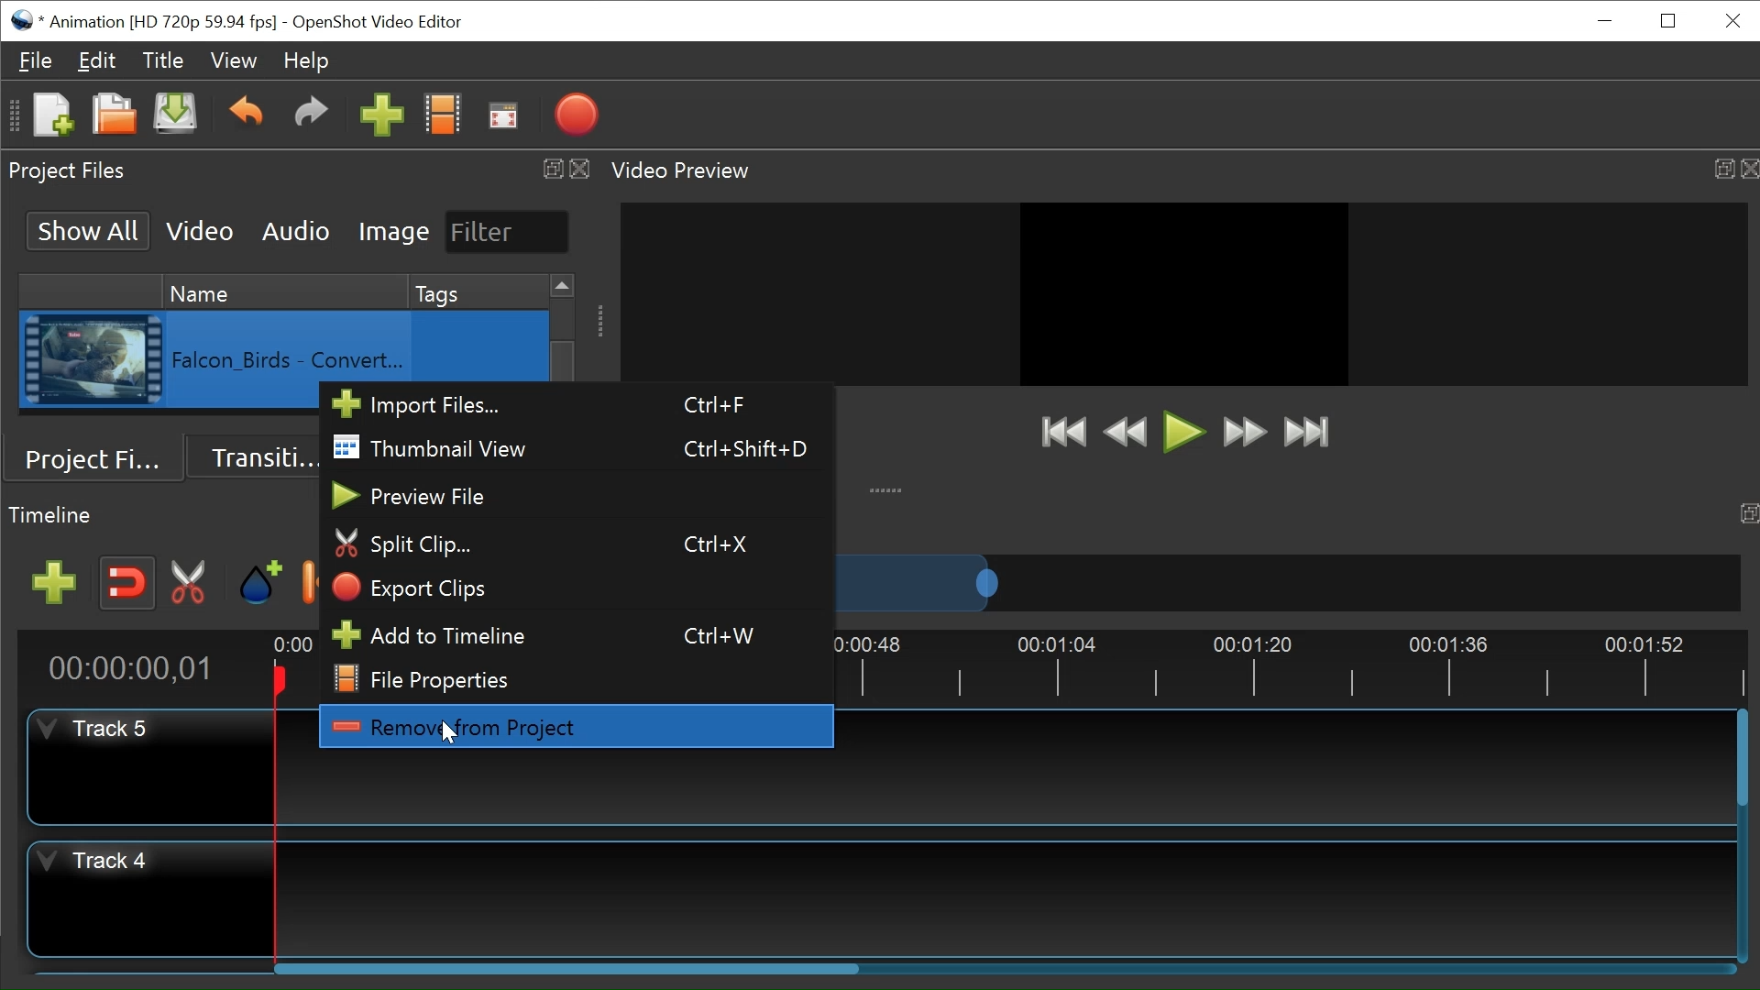 This screenshot has width=1760, height=990. What do you see at coordinates (580, 170) in the screenshot?
I see `Close` at bounding box center [580, 170].